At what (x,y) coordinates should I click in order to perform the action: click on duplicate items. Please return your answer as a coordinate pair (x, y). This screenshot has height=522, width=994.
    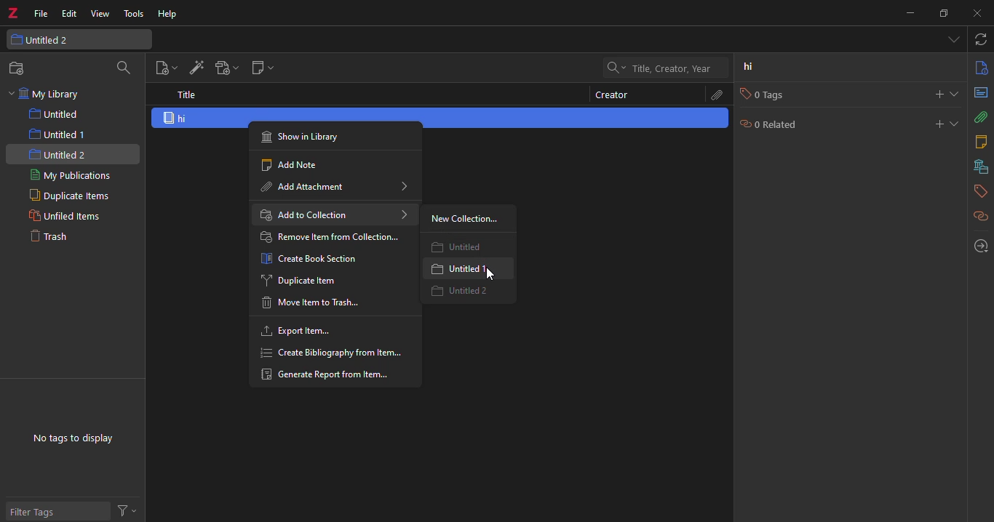
    Looking at the image, I should click on (66, 196).